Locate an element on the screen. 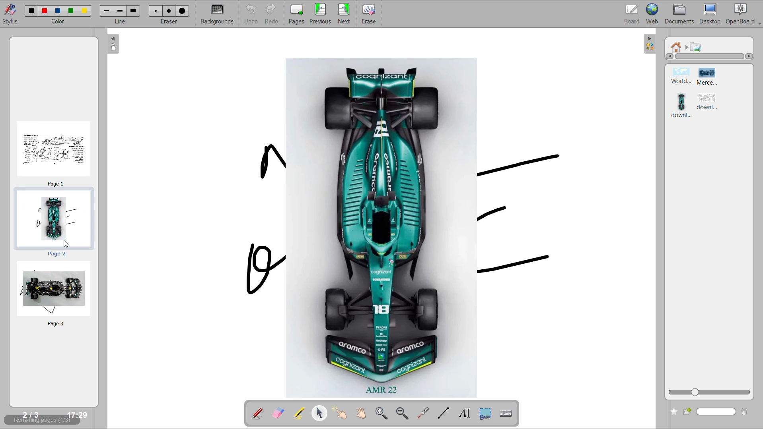 Image resolution: width=763 pixels, height=429 pixels. annotate document is located at coordinates (254, 413).